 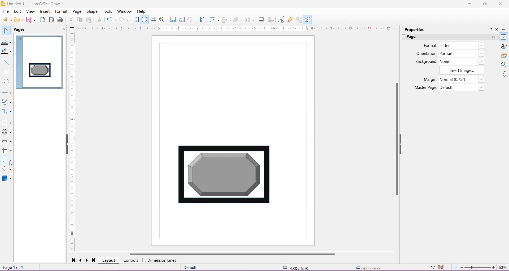 What do you see at coordinates (192, 20) in the screenshot?
I see ` Insert Special Characters` at bounding box center [192, 20].